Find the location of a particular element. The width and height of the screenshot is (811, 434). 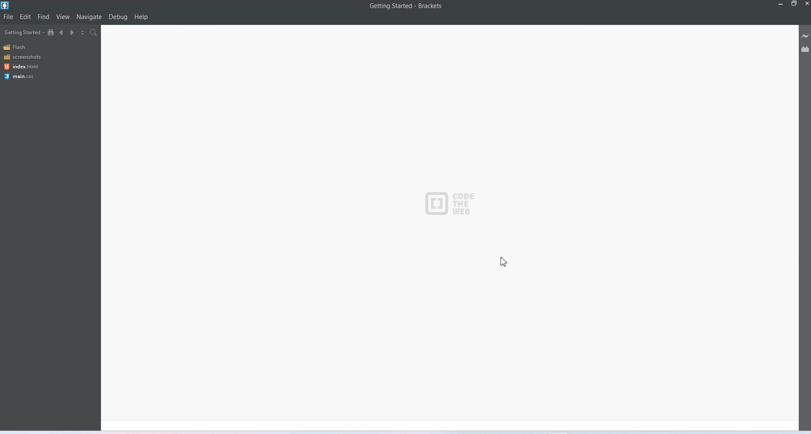

Screenshots is located at coordinates (22, 57).